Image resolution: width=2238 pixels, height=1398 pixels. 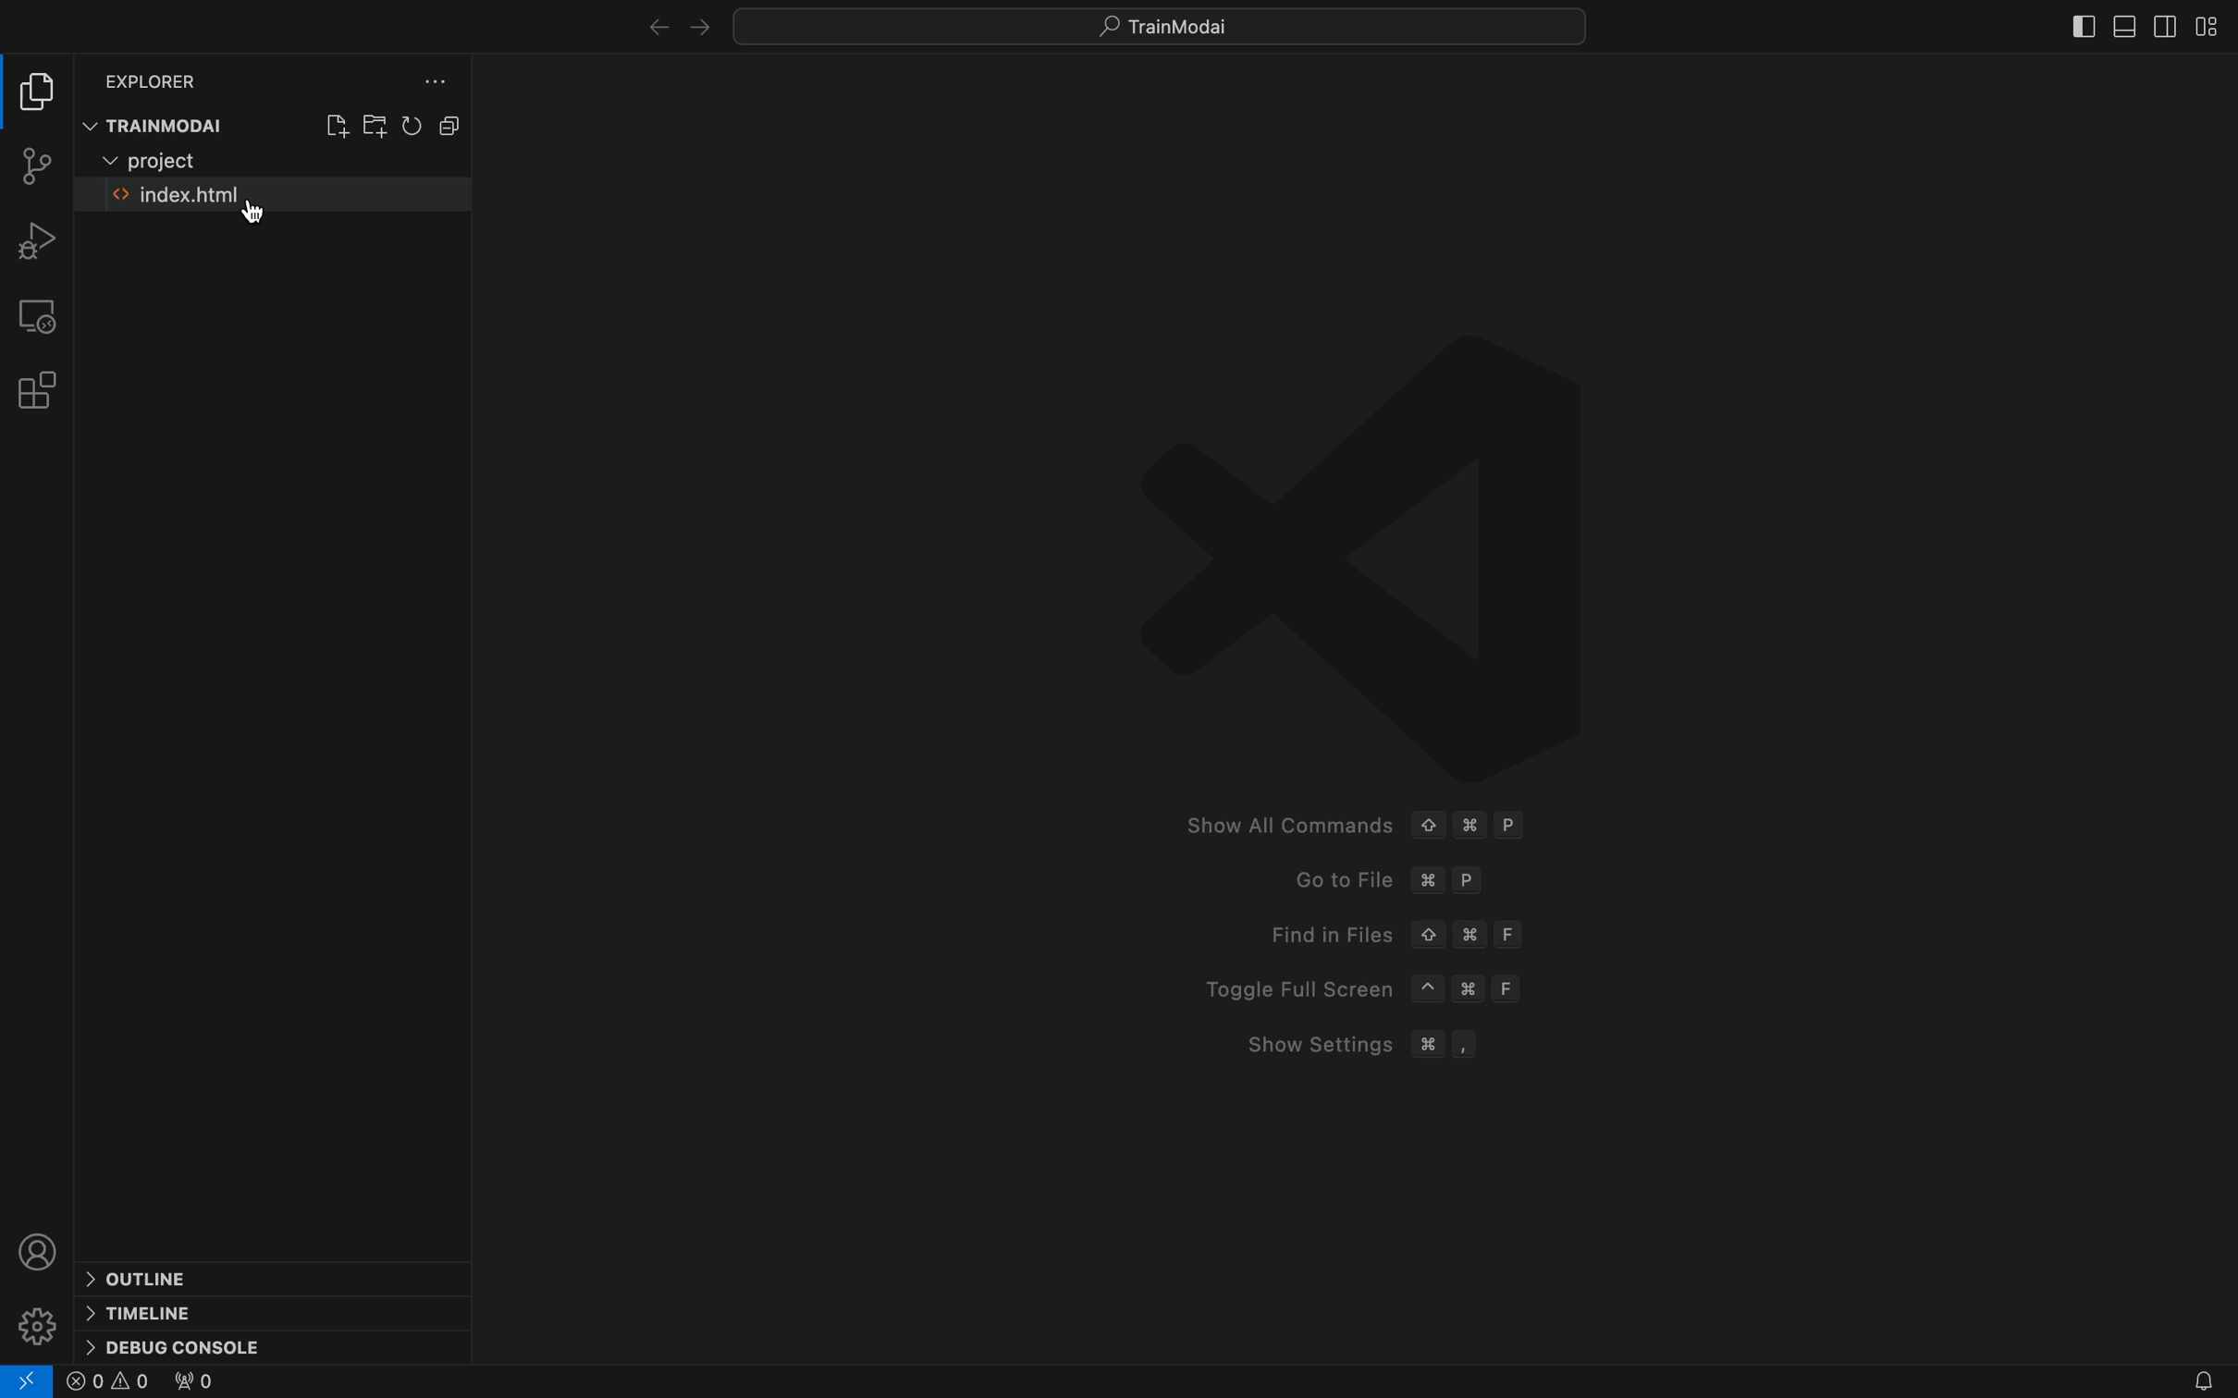 I want to click on extensions, so click(x=41, y=388).